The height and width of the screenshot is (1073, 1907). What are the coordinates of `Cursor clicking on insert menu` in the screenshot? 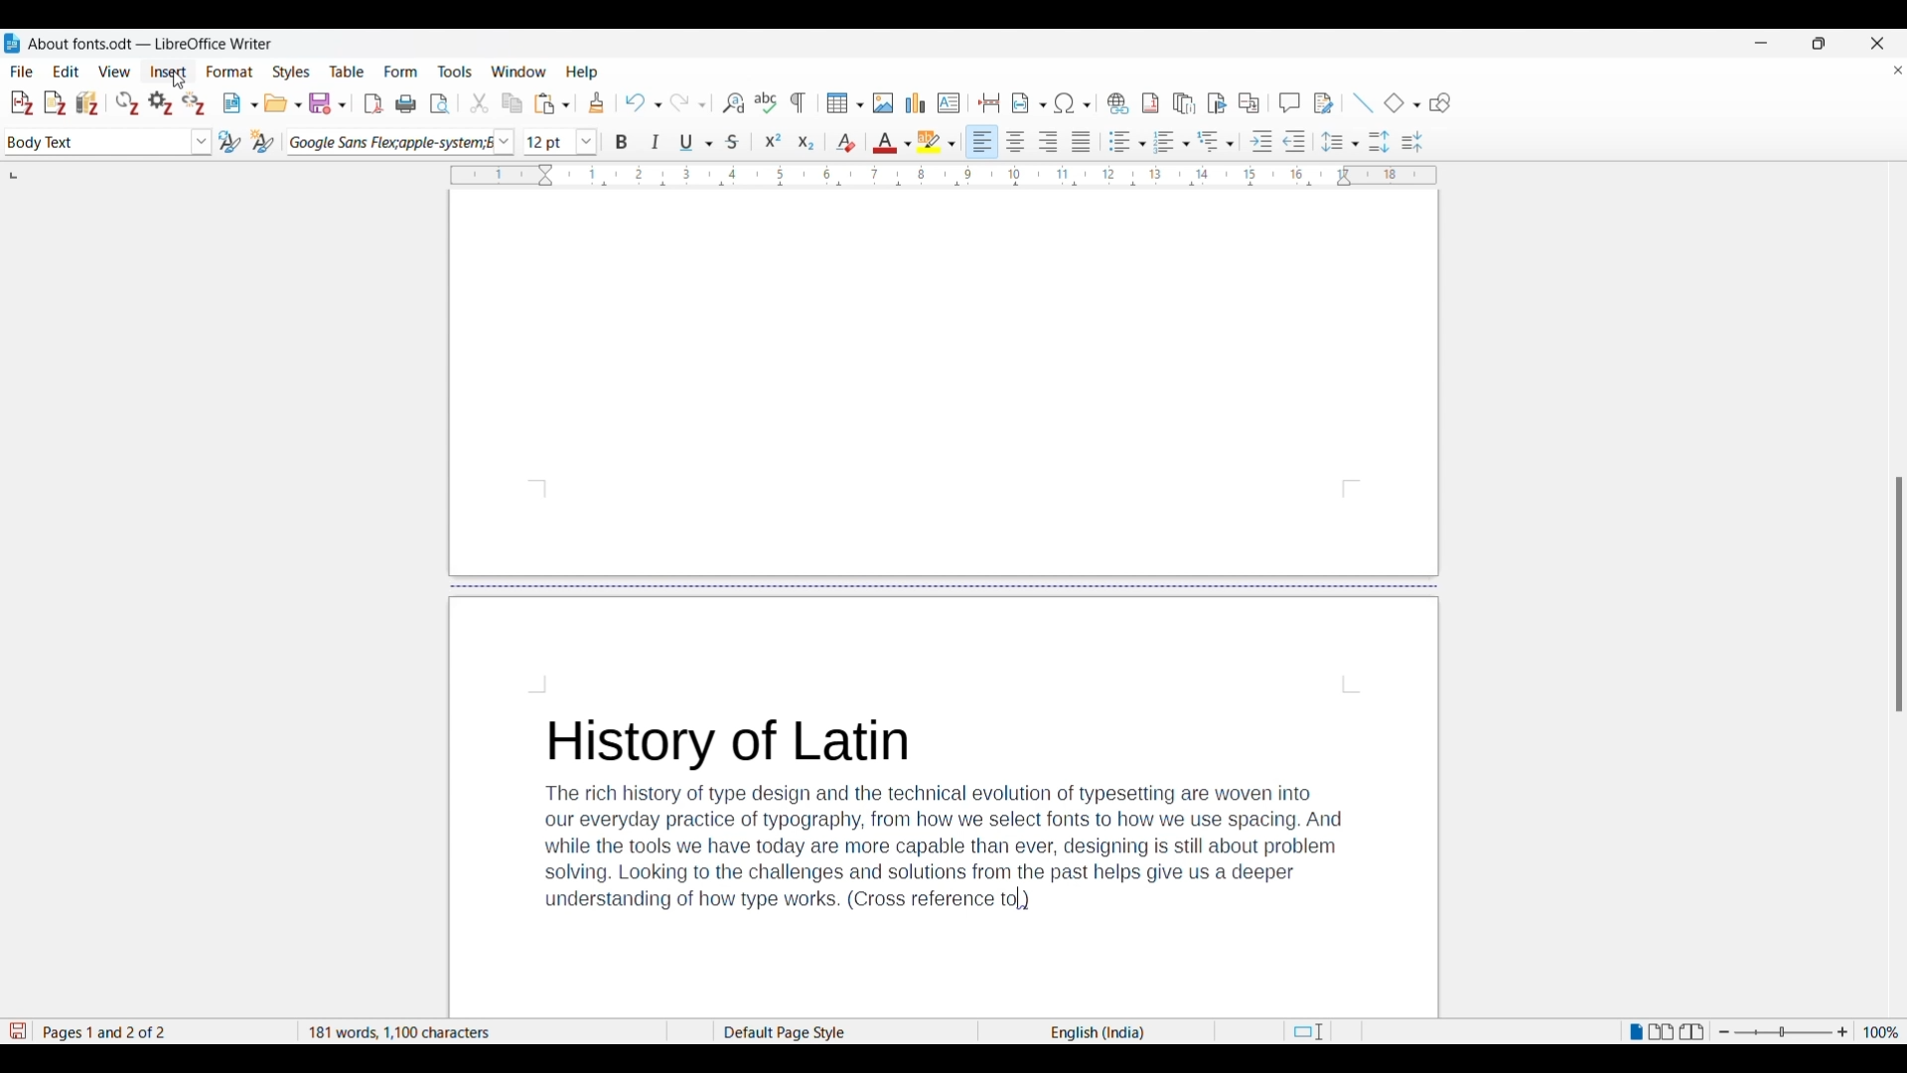 It's located at (179, 79).